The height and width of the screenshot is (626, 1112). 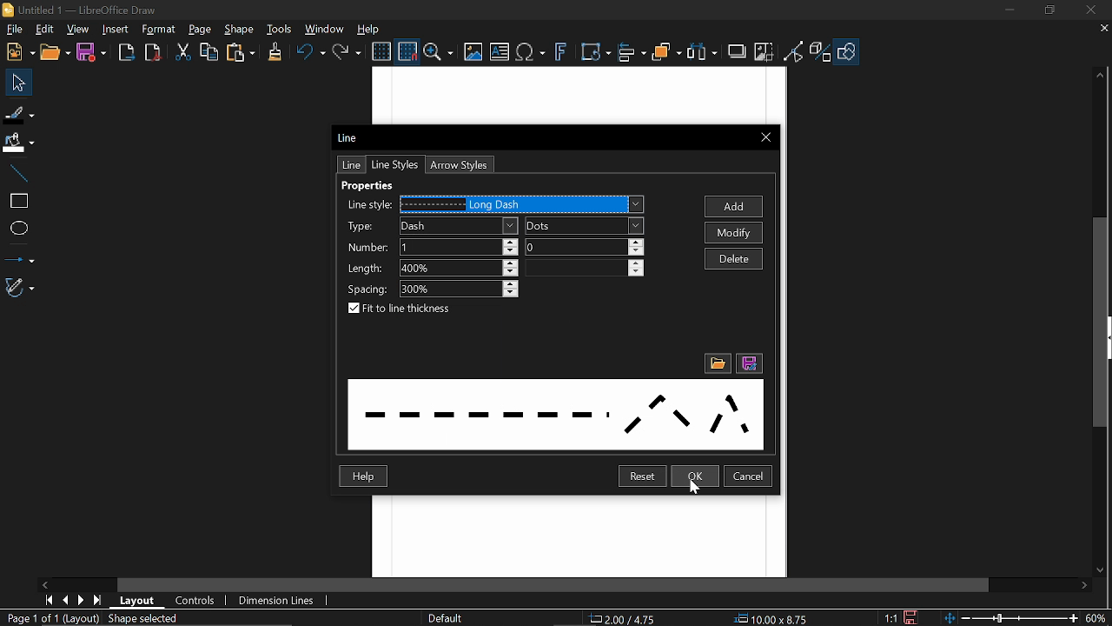 I want to click on Layout, so click(x=141, y=601).